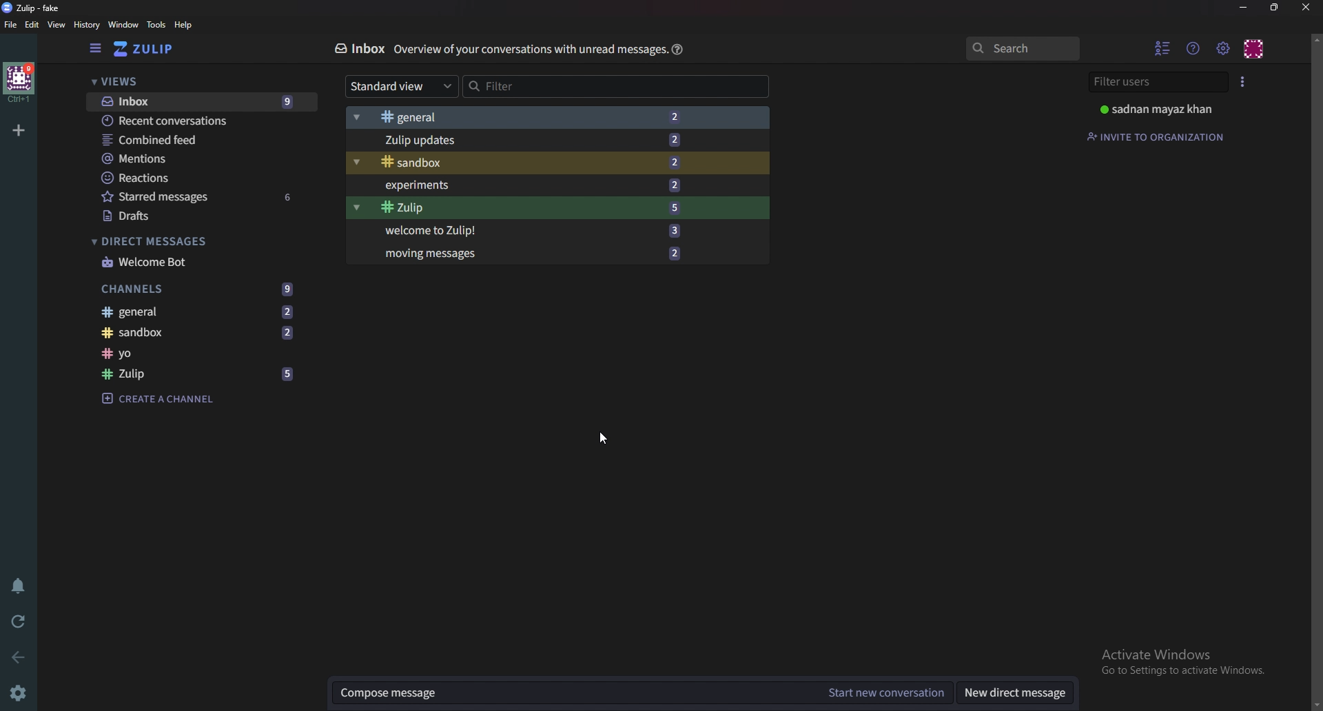  Describe the element at coordinates (93, 49) in the screenshot. I see `Hide left sidebar` at that location.